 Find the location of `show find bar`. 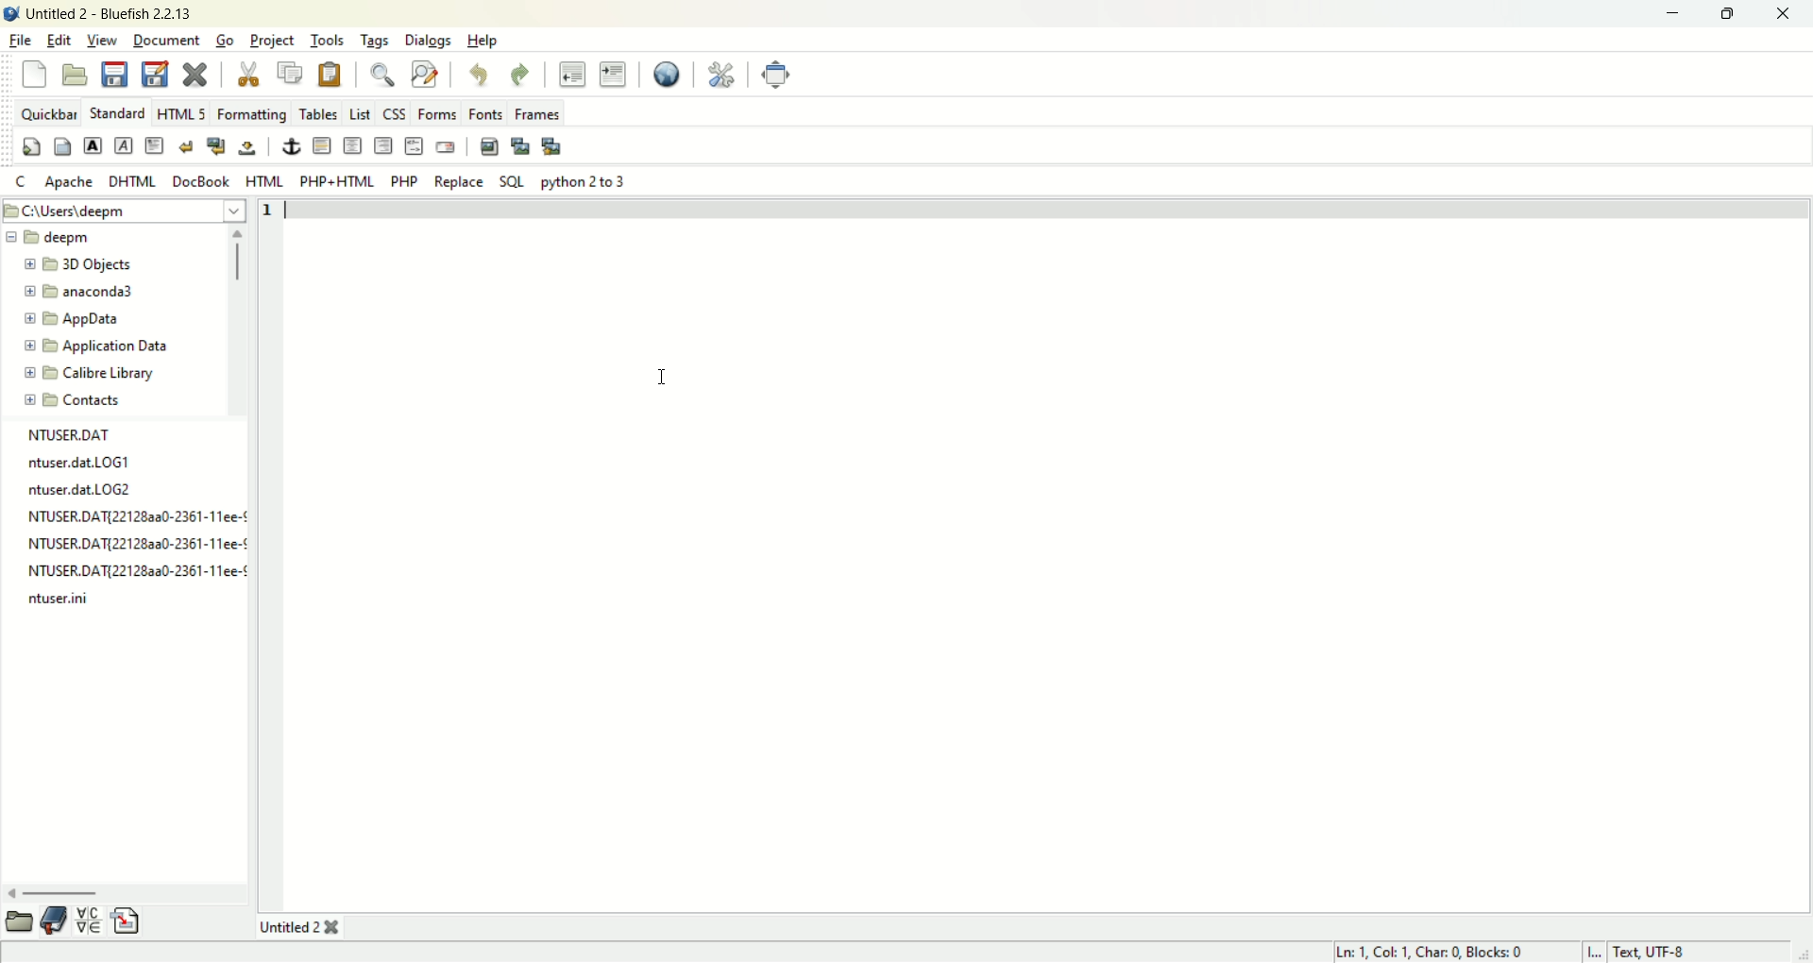

show find bar is located at coordinates (381, 73).